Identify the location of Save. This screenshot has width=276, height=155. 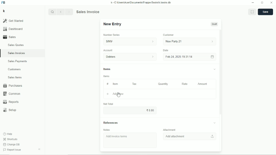
(265, 12).